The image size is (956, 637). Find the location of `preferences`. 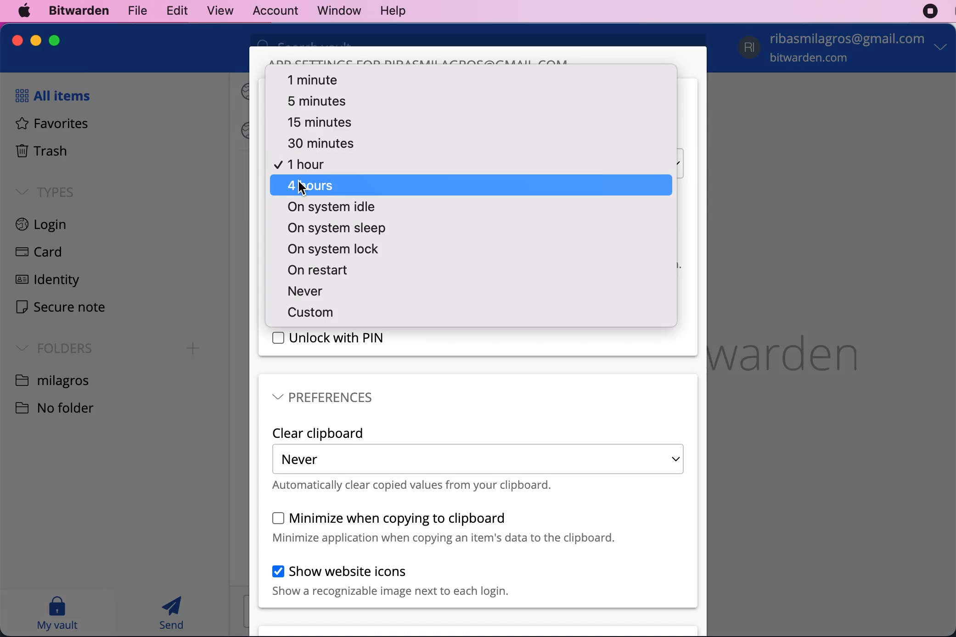

preferences is located at coordinates (324, 397).